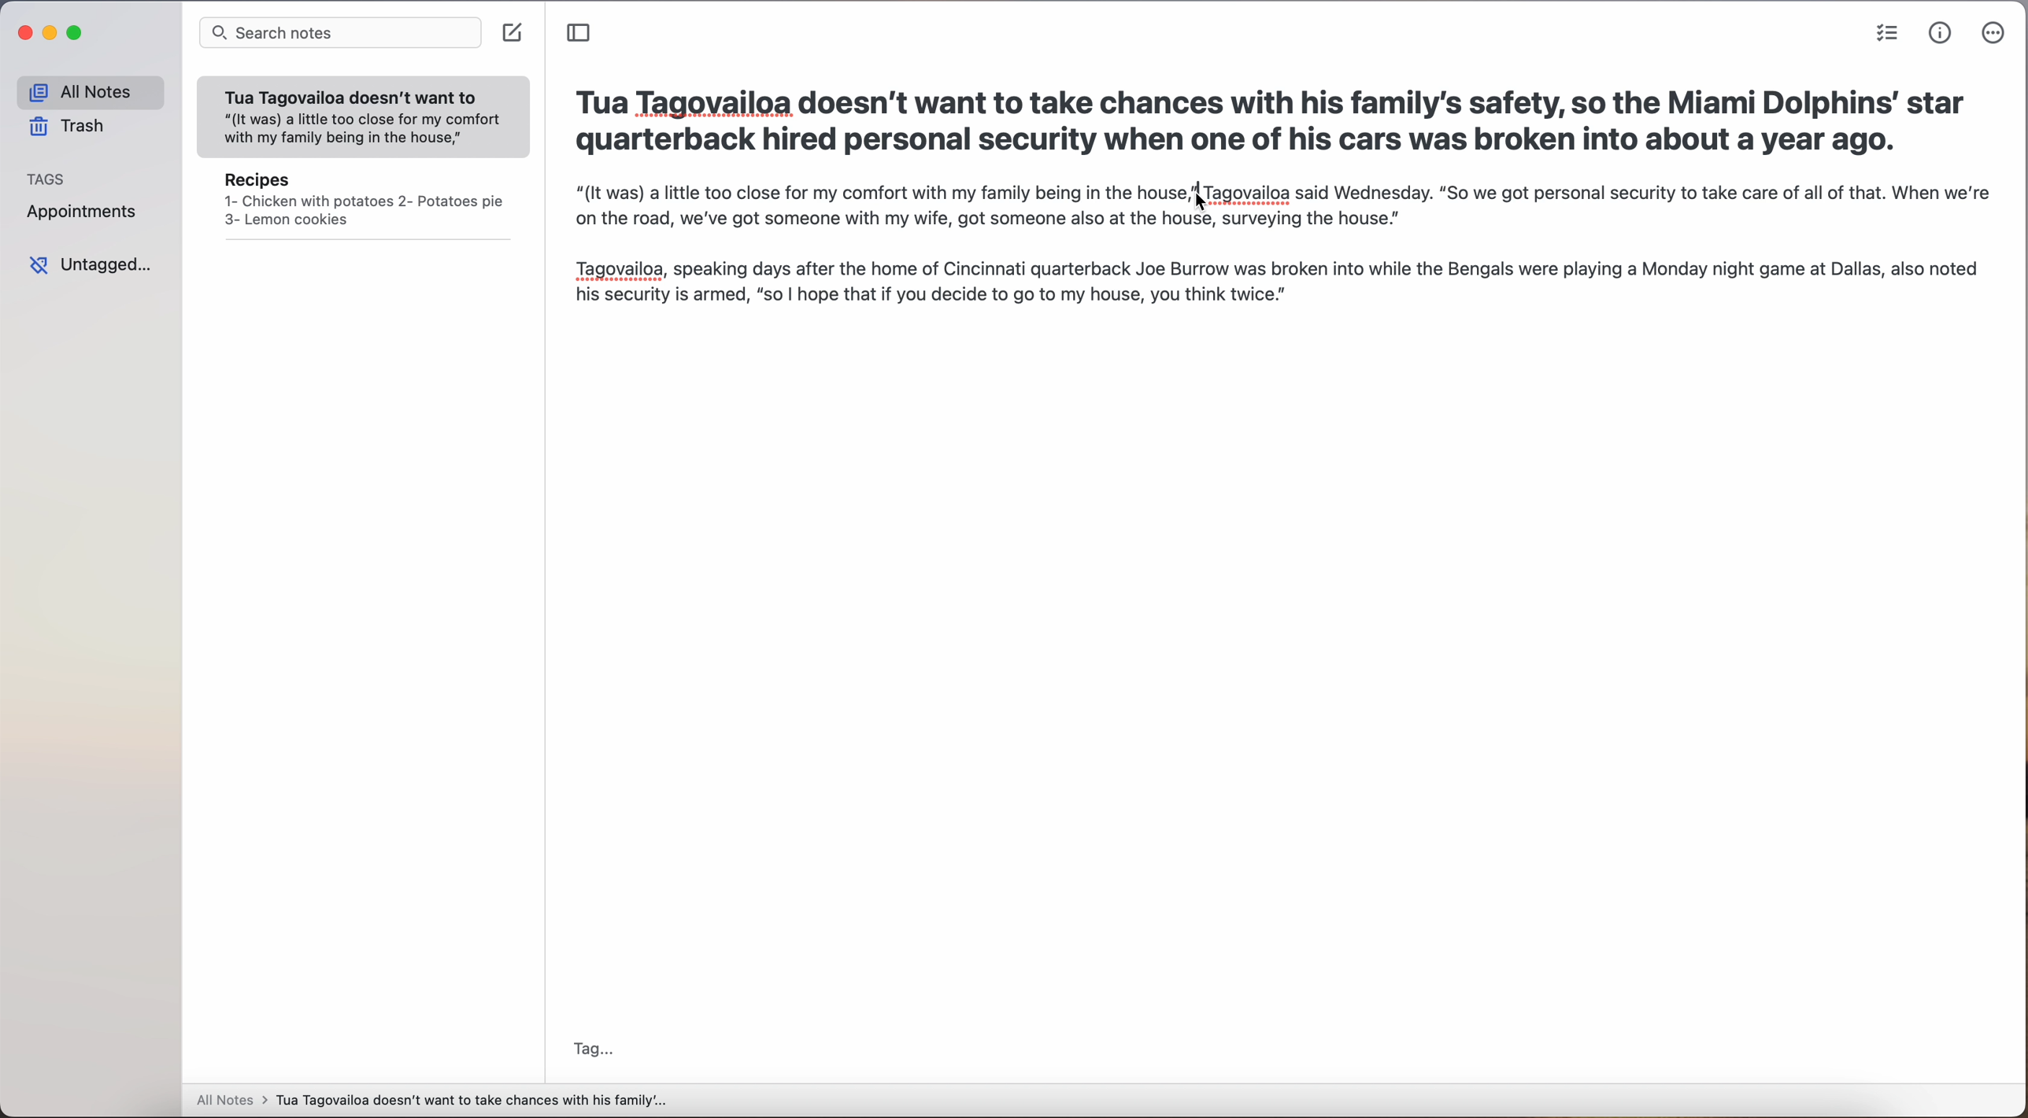  Describe the element at coordinates (90, 91) in the screenshot. I see `all notes` at that location.